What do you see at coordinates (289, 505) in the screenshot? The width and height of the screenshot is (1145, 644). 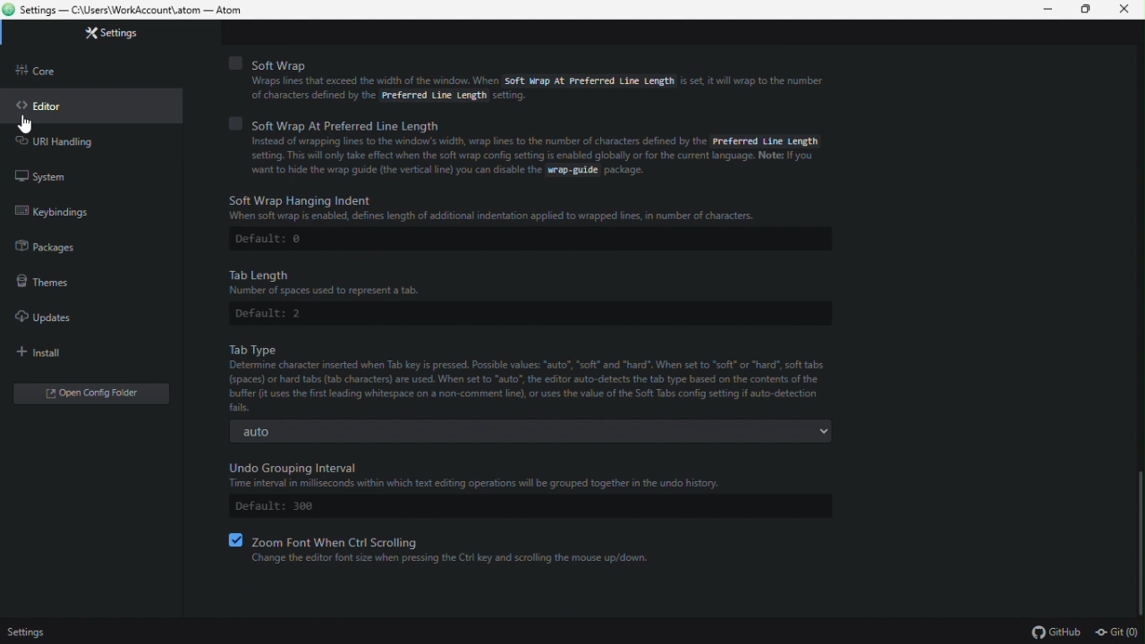 I see `Default: 300` at bounding box center [289, 505].